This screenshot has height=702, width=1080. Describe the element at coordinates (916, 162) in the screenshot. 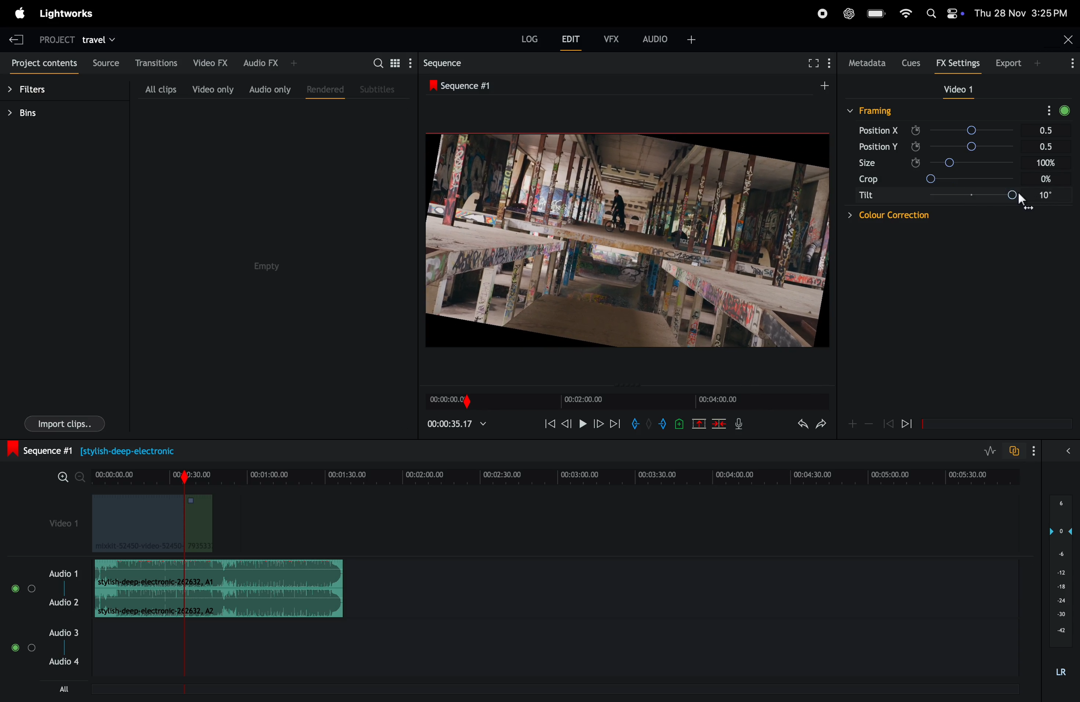

I see `Enable/Disable keyframe` at that location.